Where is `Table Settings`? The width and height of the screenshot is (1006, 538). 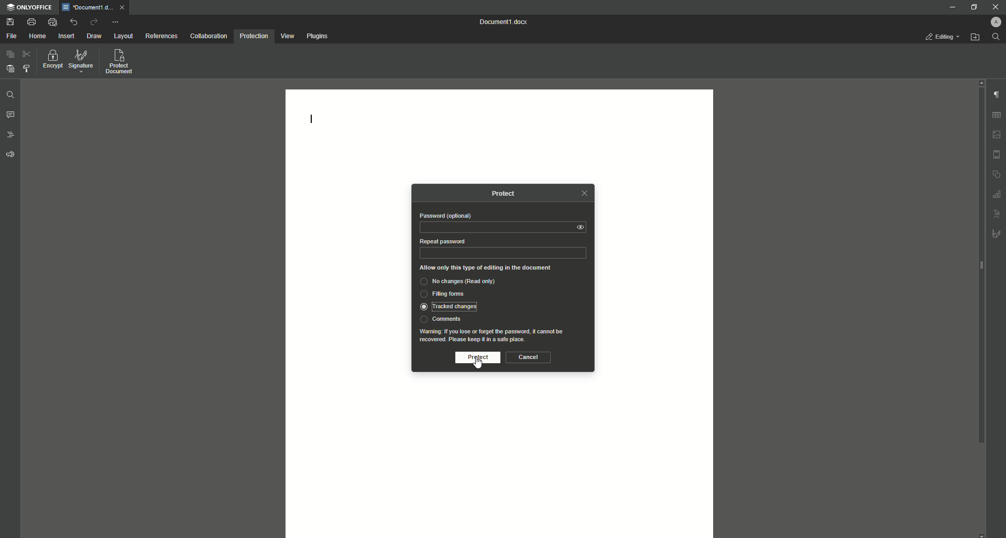 Table Settings is located at coordinates (997, 115).